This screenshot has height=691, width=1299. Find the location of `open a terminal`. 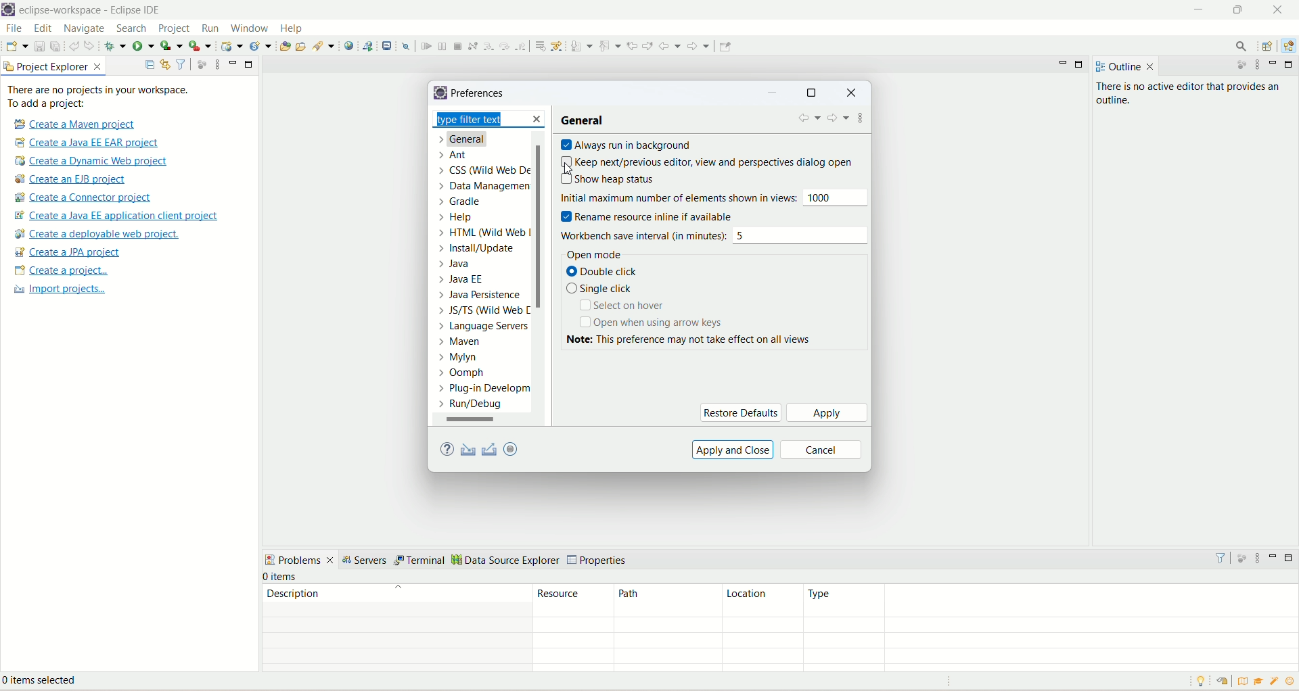

open a terminal is located at coordinates (388, 45).